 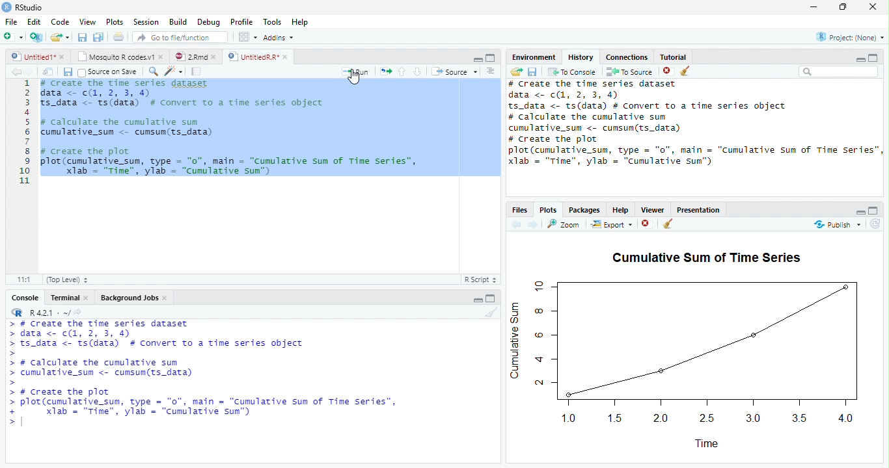 What do you see at coordinates (176, 23) in the screenshot?
I see `Build` at bounding box center [176, 23].